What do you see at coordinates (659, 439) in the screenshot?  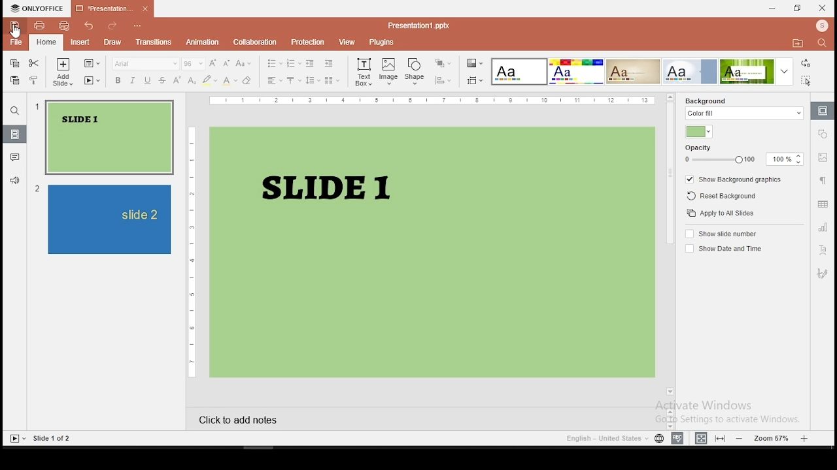 I see `Set document language` at bounding box center [659, 439].